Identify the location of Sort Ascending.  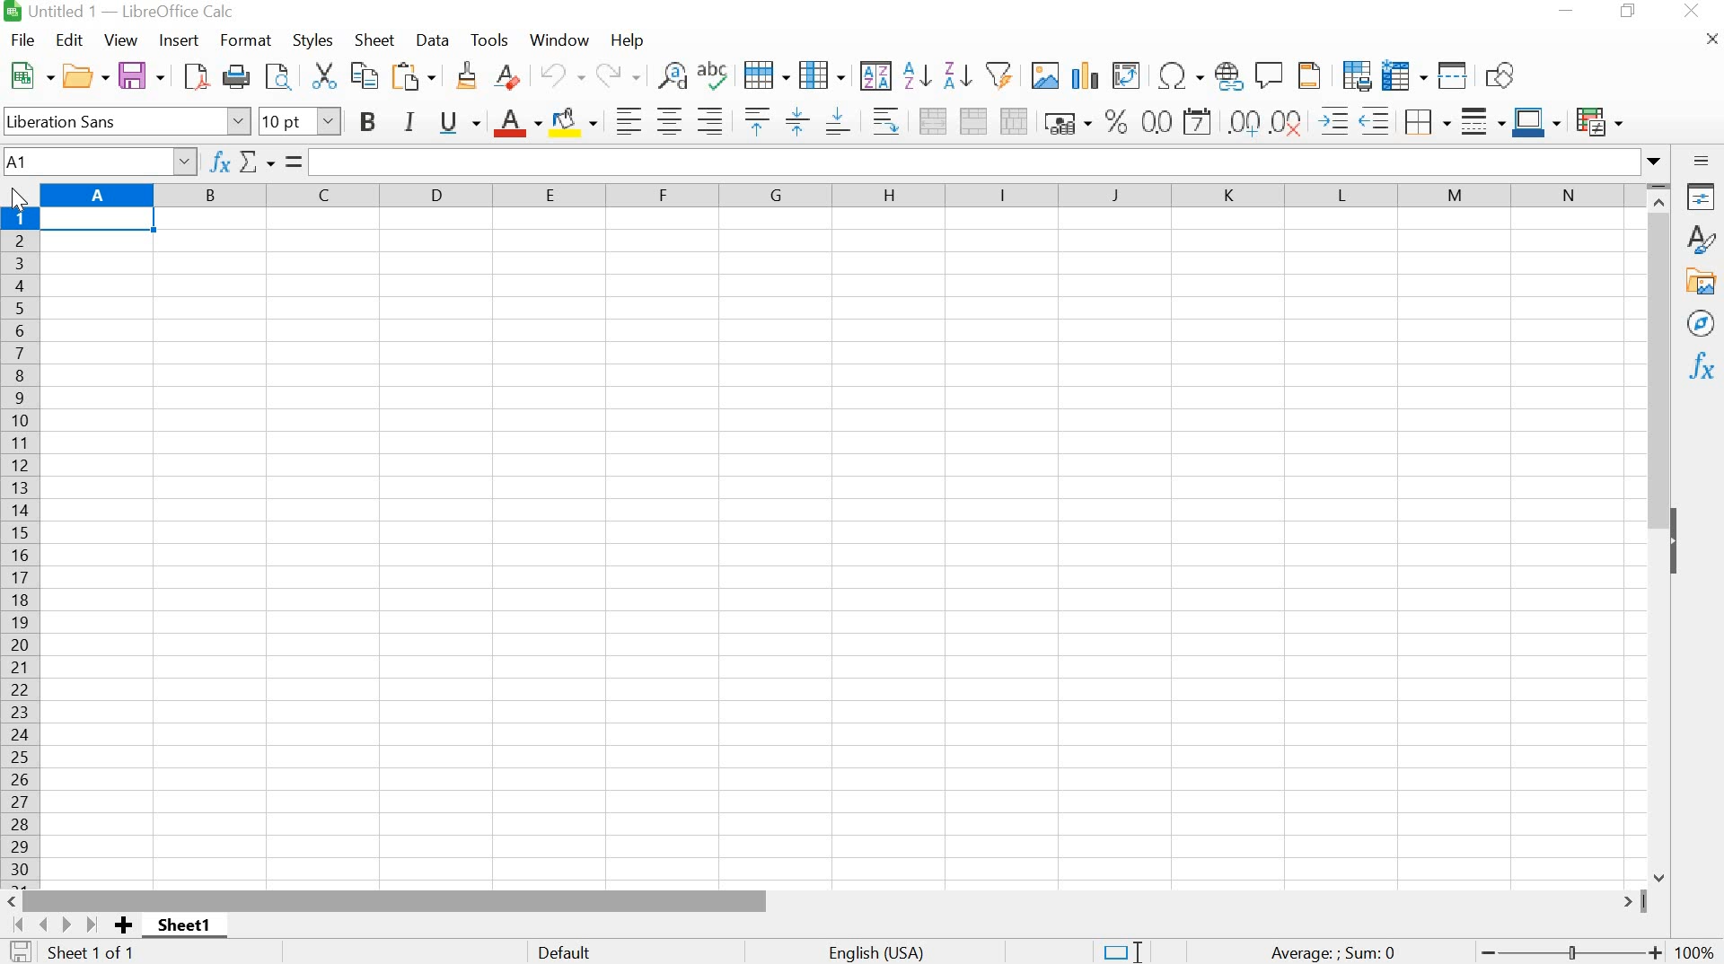
(916, 78).